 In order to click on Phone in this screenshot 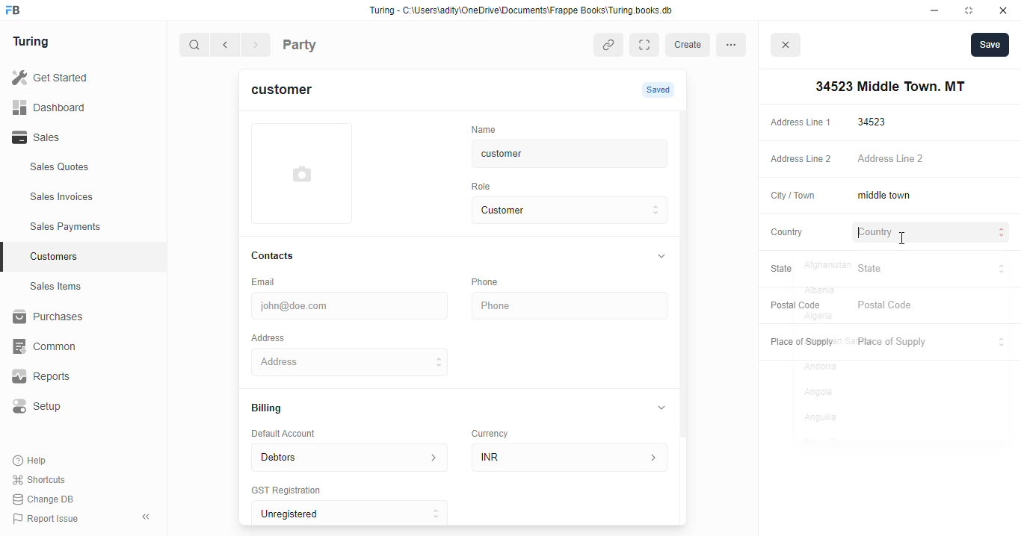, I will do `click(572, 306)`.